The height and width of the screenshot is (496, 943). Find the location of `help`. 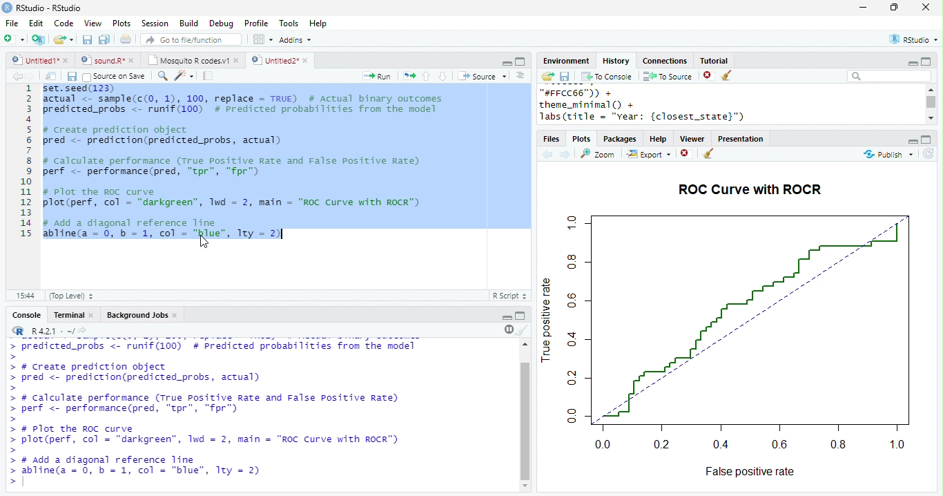

help is located at coordinates (659, 140).